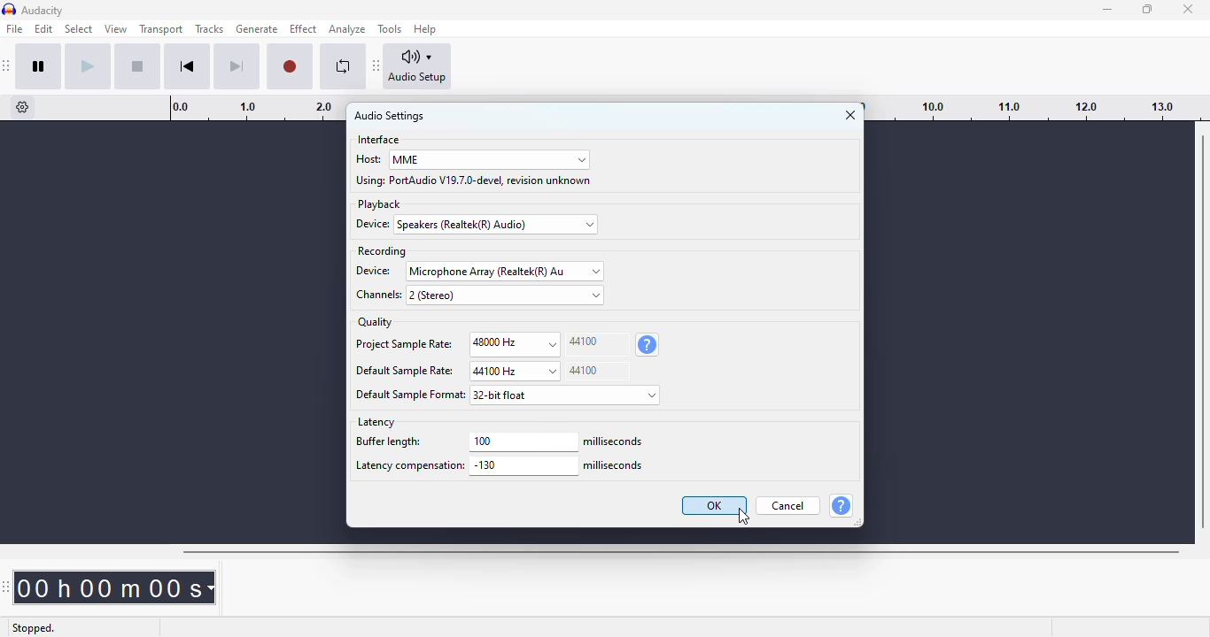  What do you see at coordinates (43, 28) in the screenshot?
I see `edit` at bounding box center [43, 28].